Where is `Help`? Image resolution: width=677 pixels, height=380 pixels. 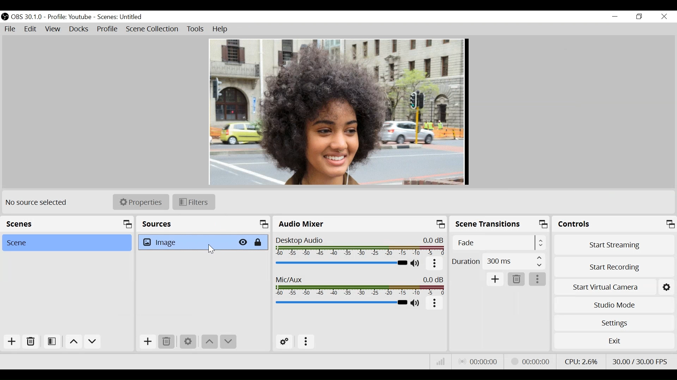 Help is located at coordinates (220, 29).